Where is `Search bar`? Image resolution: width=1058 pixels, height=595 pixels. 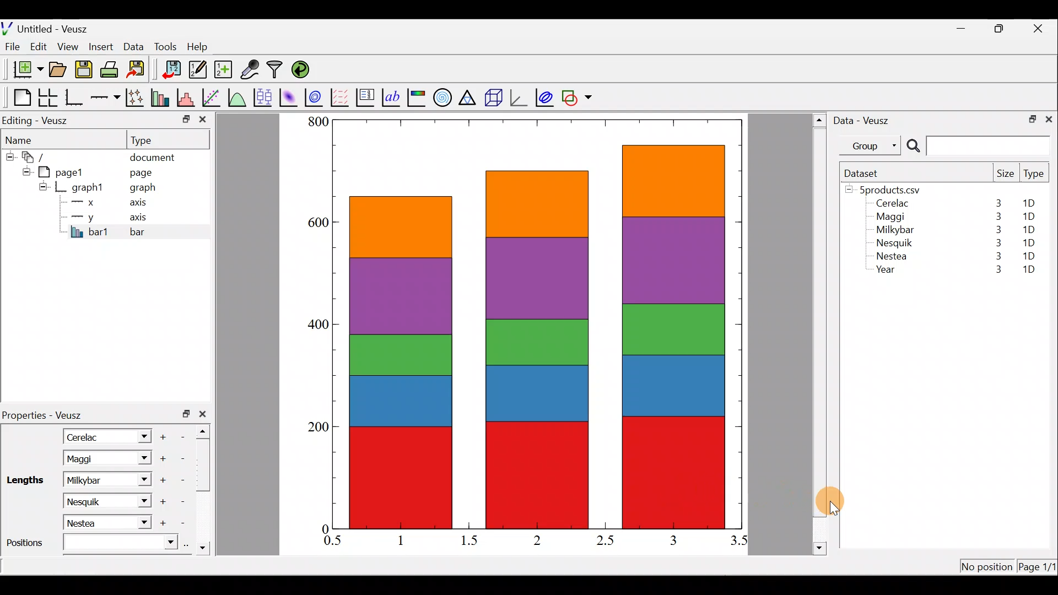
Search bar is located at coordinates (976, 146).